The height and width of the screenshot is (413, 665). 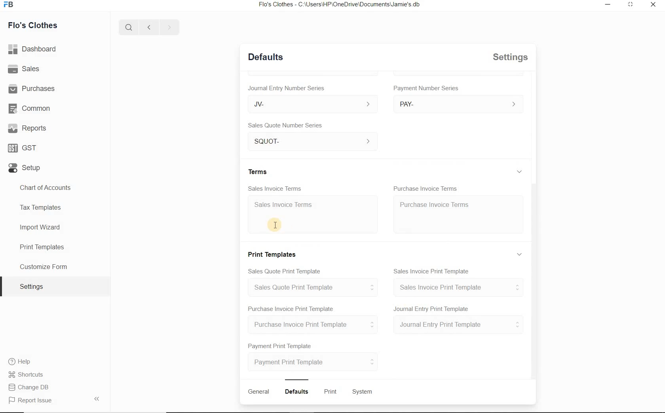 I want to click on Minimize, so click(x=608, y=4).